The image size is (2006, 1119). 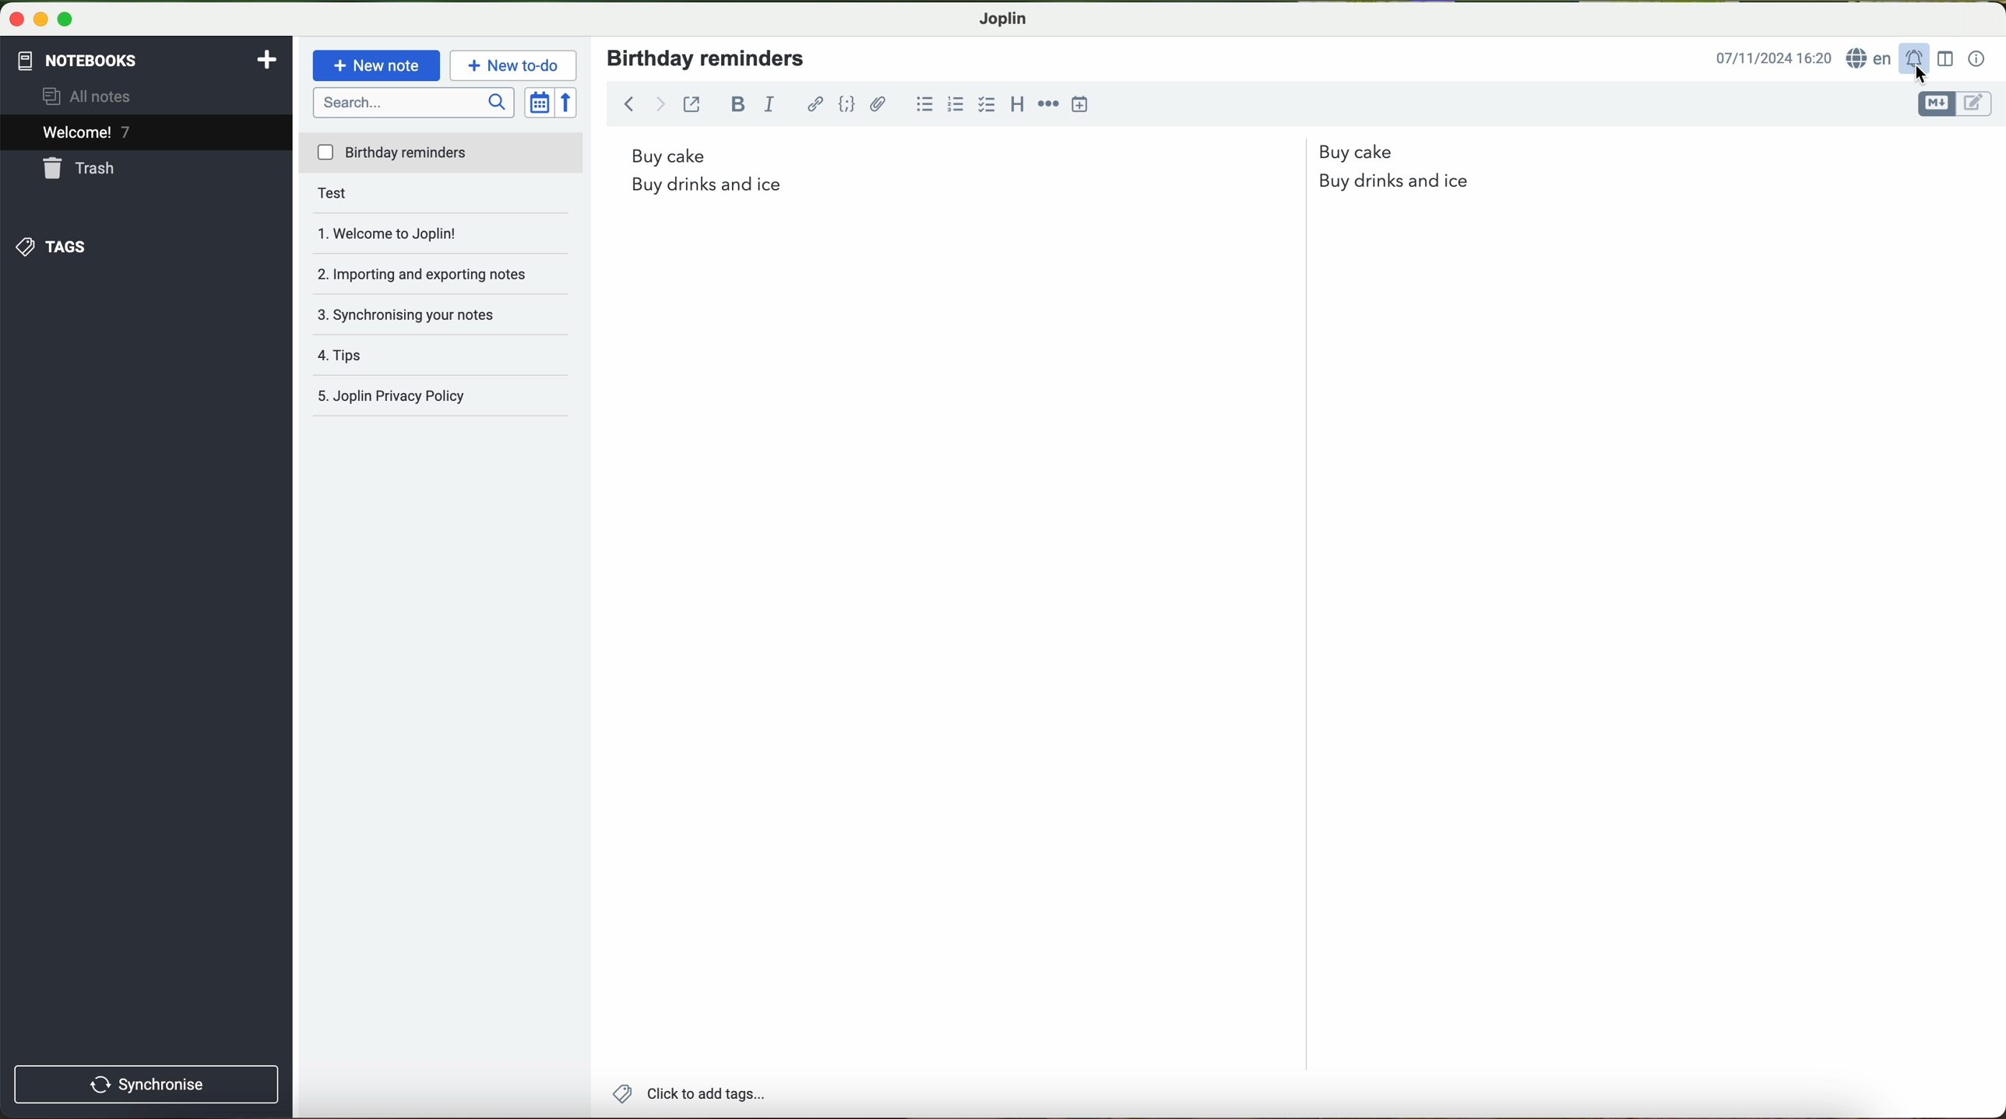 I want to click on importing and exporting notes, so click(x=430, y=270).